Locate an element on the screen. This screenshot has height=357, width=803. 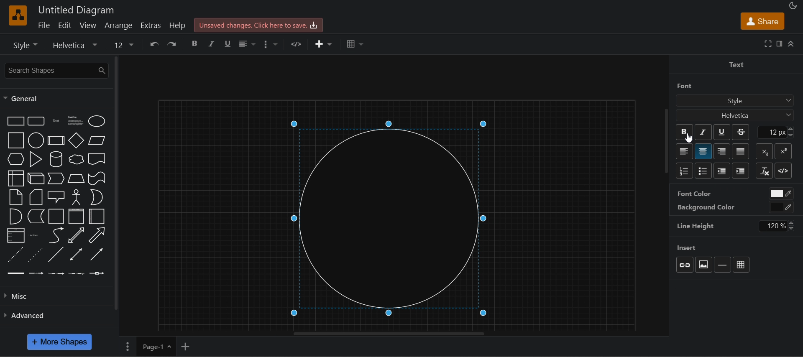
vertical scroll bar is located at coordinates (661, 141).